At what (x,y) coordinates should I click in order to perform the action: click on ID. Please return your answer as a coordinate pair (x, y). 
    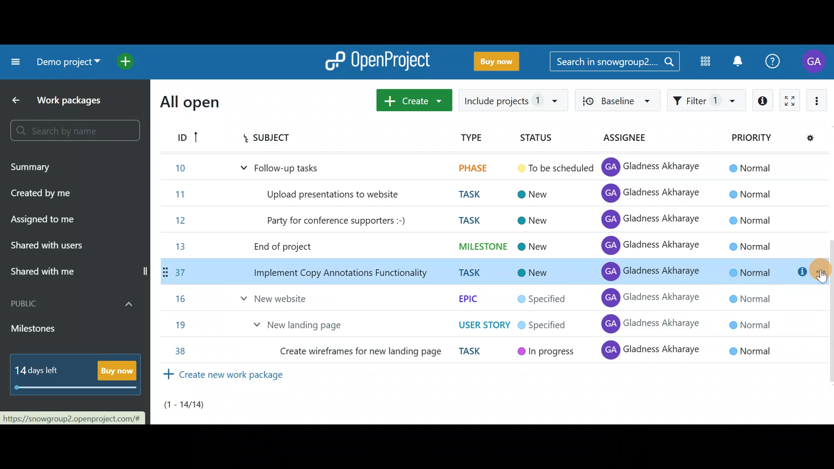
    Looking at the image, I should click on (188, 142).